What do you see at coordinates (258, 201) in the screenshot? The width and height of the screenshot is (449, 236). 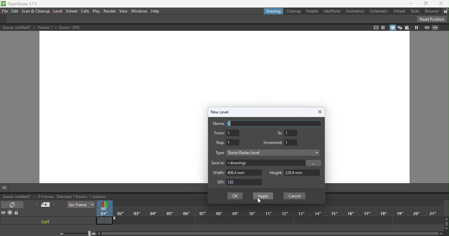 I see `cursor` at bounding box center [258, 201].